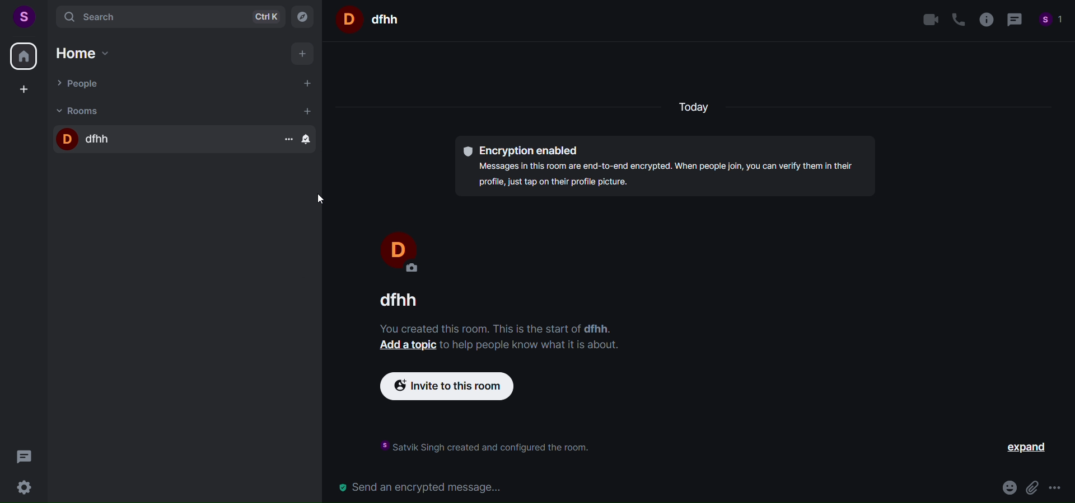  I want to click on dfhh, so click(153, 140).